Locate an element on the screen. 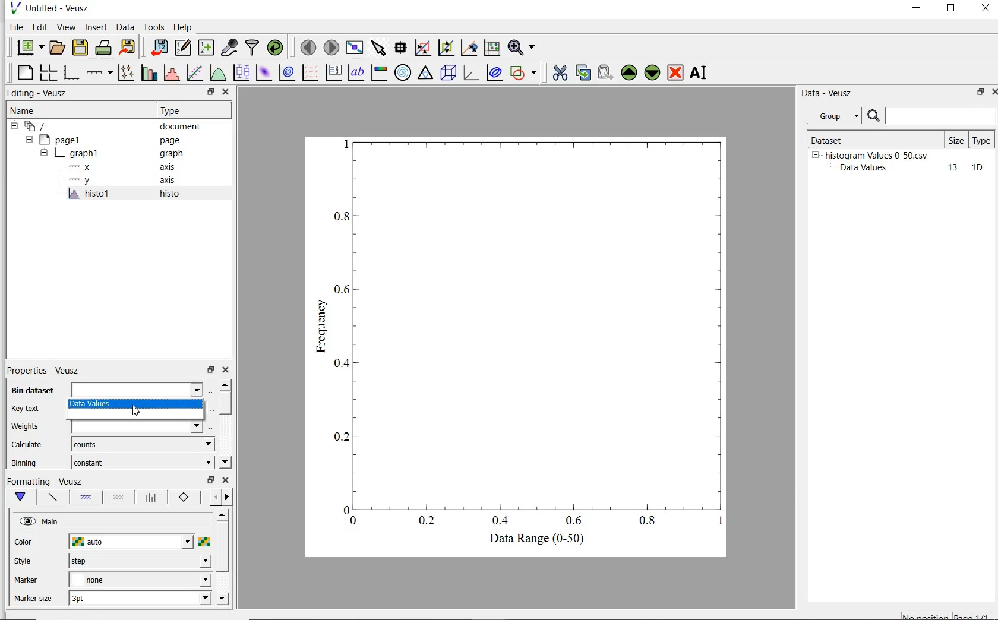 Image resolution: width=998 pixels, height=620 pixels. Bin dataset is located at coordinates (33, 390).